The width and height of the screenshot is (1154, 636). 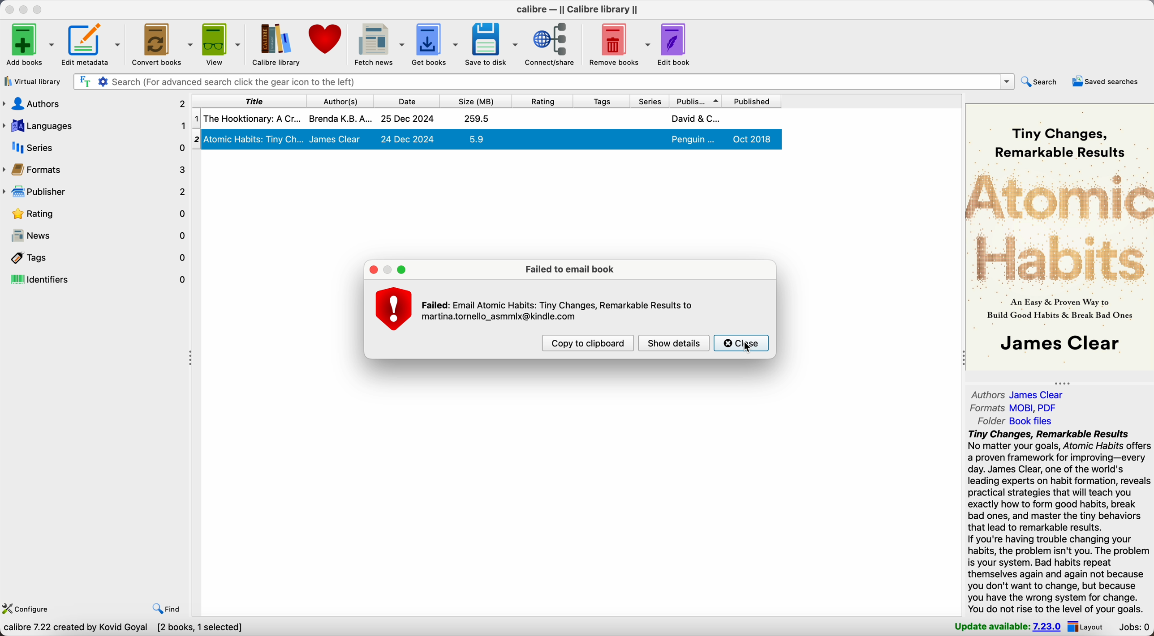 I want to click on Cursor, so click(x=749, y=347).